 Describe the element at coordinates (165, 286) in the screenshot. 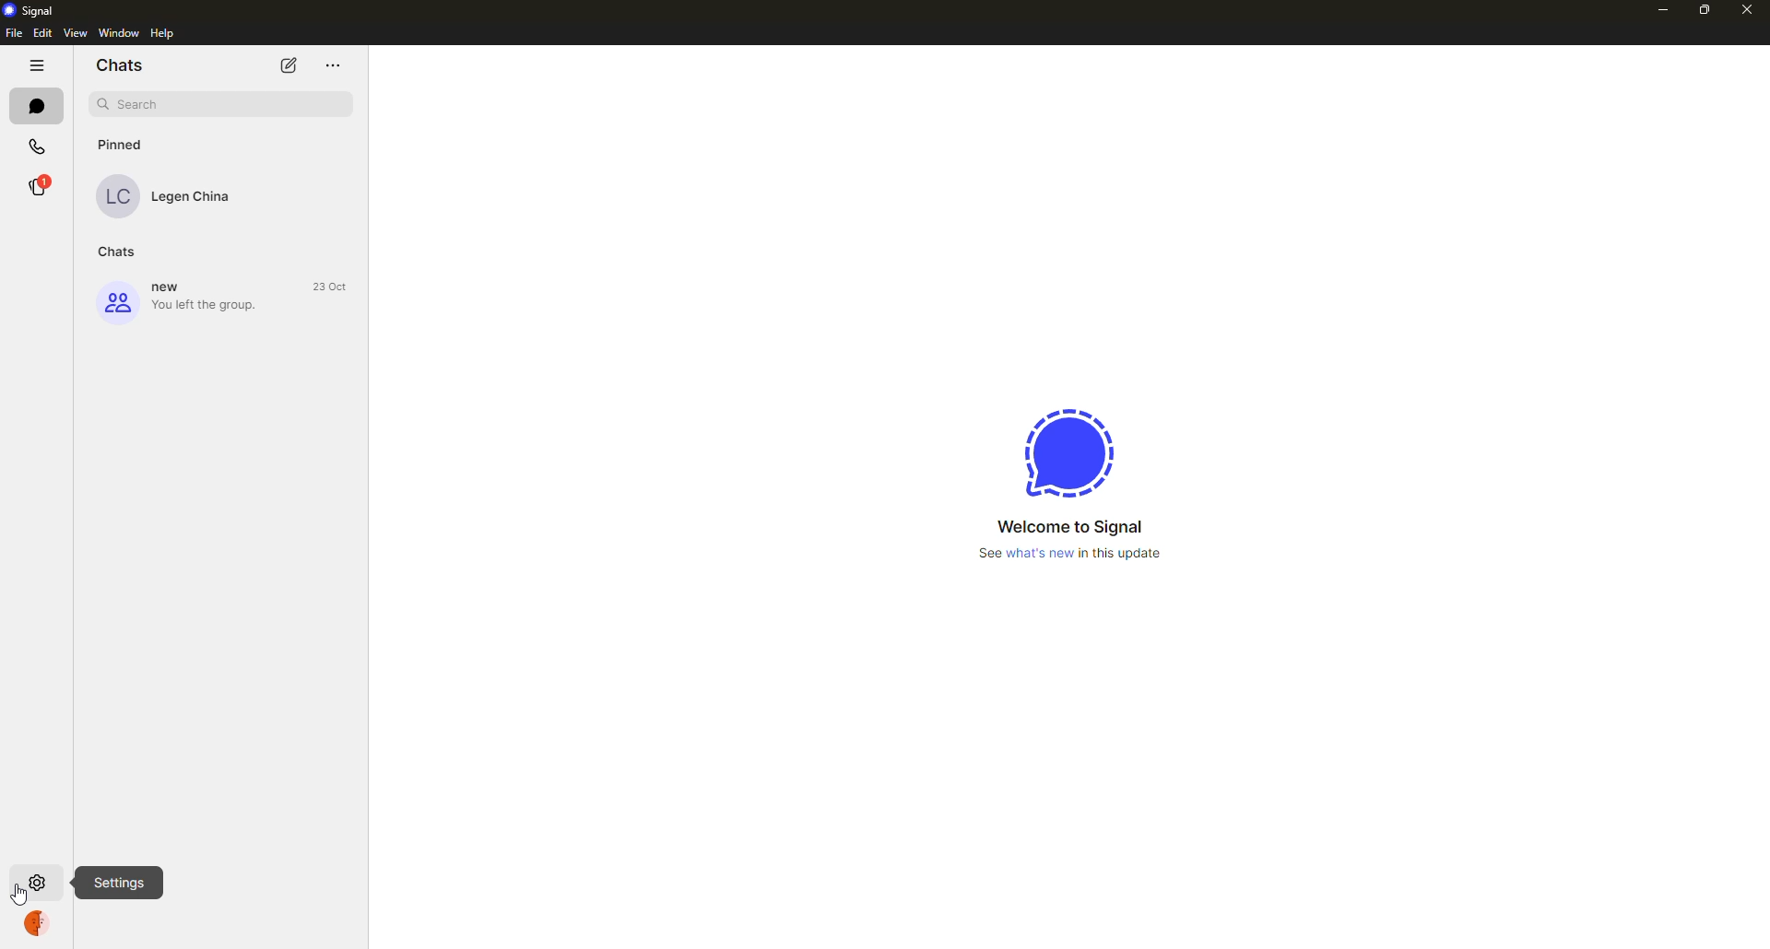

I see `new` at that location.